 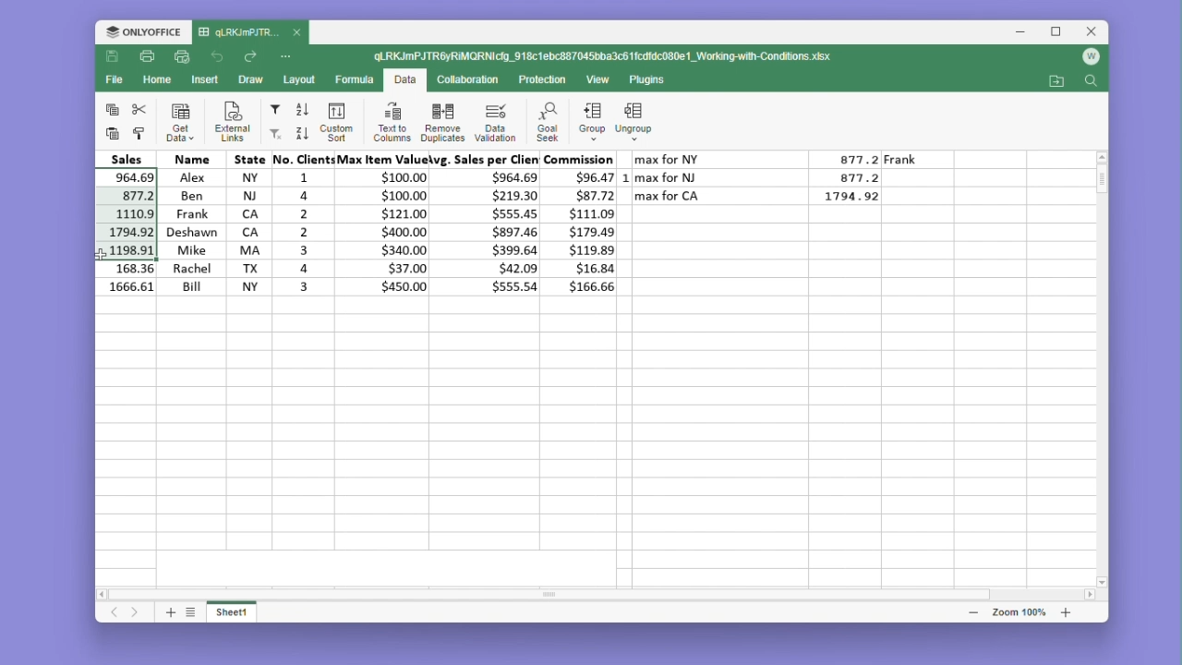 I want to click on Protection, so click(x=537, y=80).